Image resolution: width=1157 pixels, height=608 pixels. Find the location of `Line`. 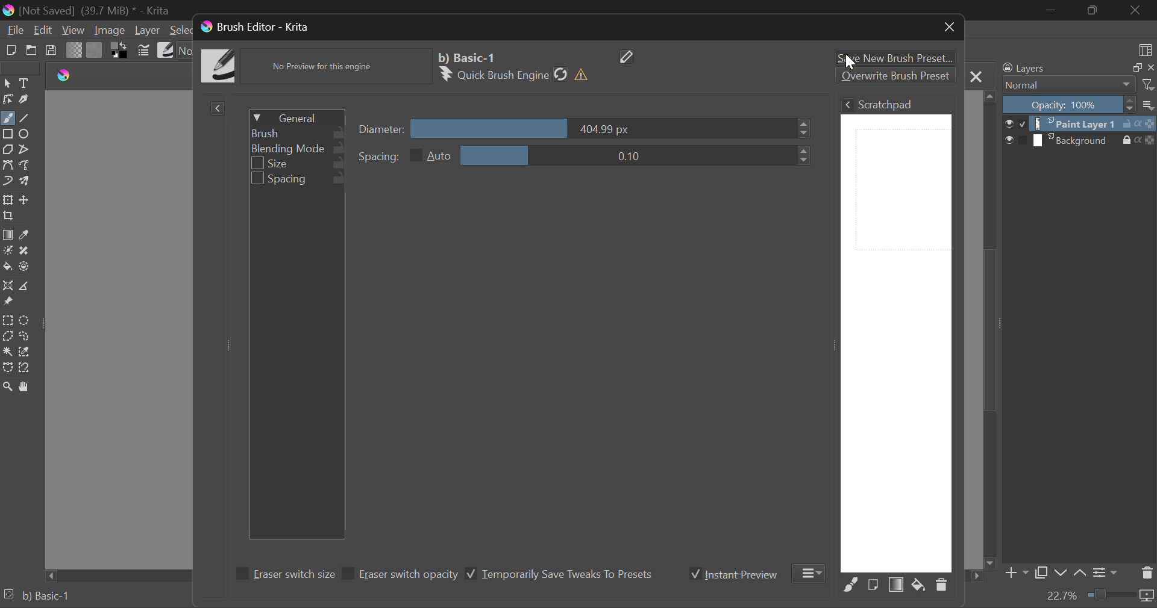

Line is located at coordinates (25, 117).